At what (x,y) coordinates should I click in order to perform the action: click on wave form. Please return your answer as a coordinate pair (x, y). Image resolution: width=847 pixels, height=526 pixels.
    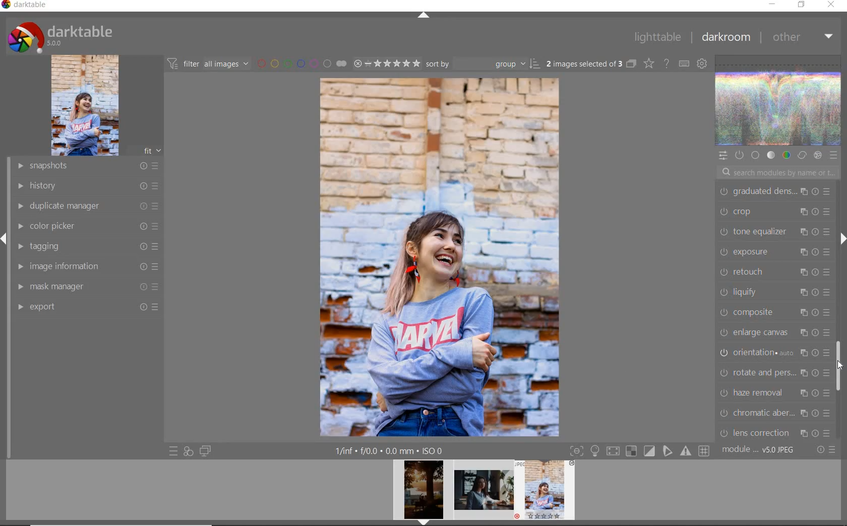
    Looking at the image, I should click on (779, 101).